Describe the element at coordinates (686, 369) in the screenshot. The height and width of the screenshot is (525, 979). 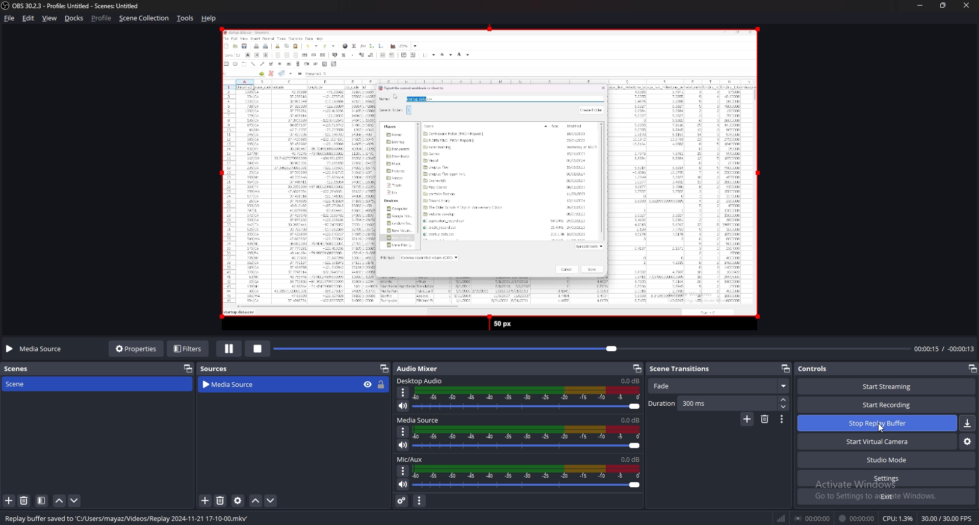
I see `scene transitions` at that location.